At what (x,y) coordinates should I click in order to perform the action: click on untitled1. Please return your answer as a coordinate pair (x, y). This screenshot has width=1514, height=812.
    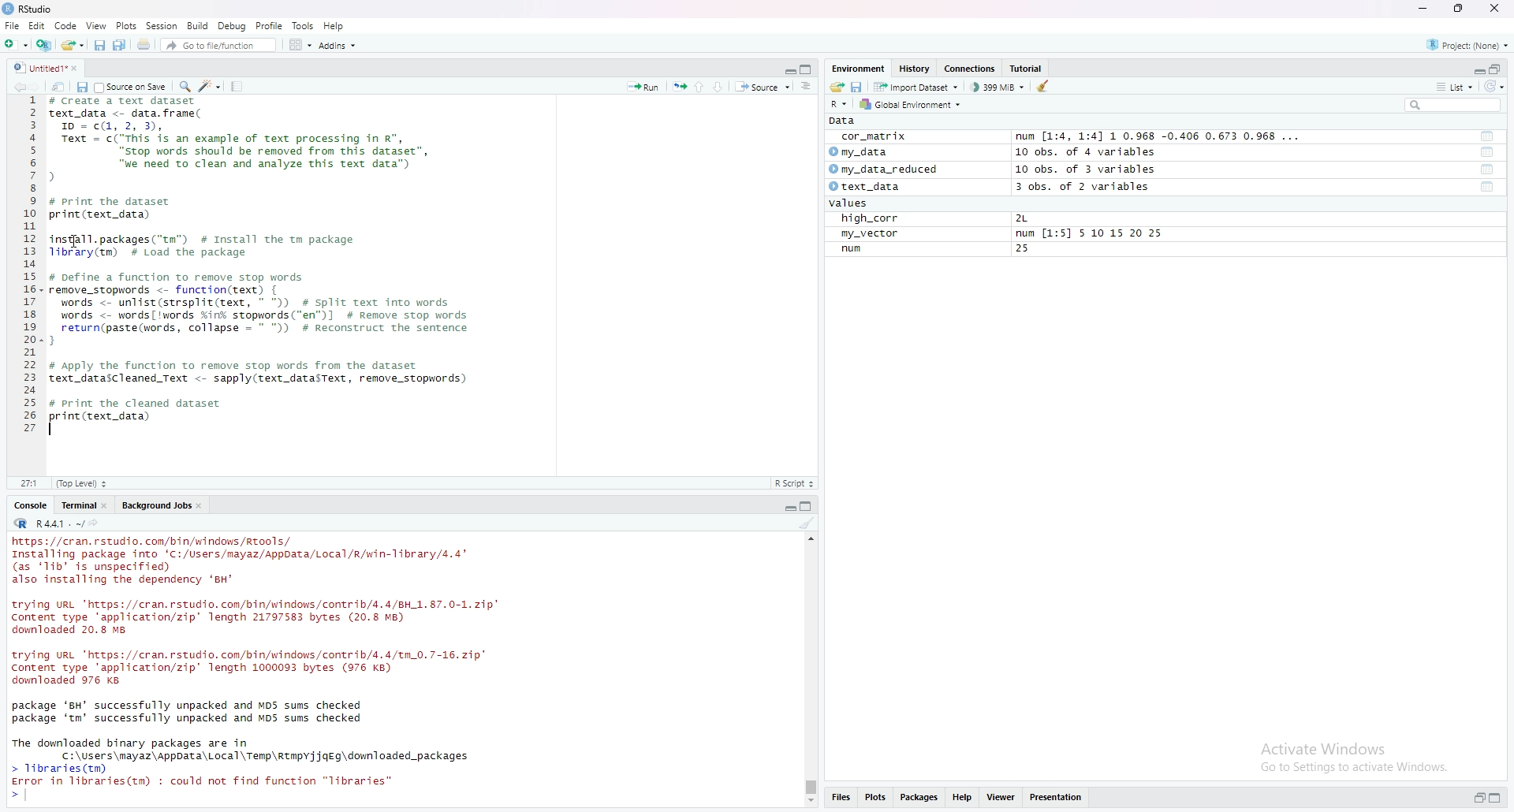
    Looking at the image, I should click on (48, 67).